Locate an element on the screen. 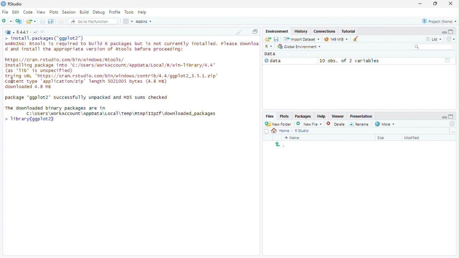 The height and width of the screenshot is (258, 459). New Folder is located at coordinates (279, 124).